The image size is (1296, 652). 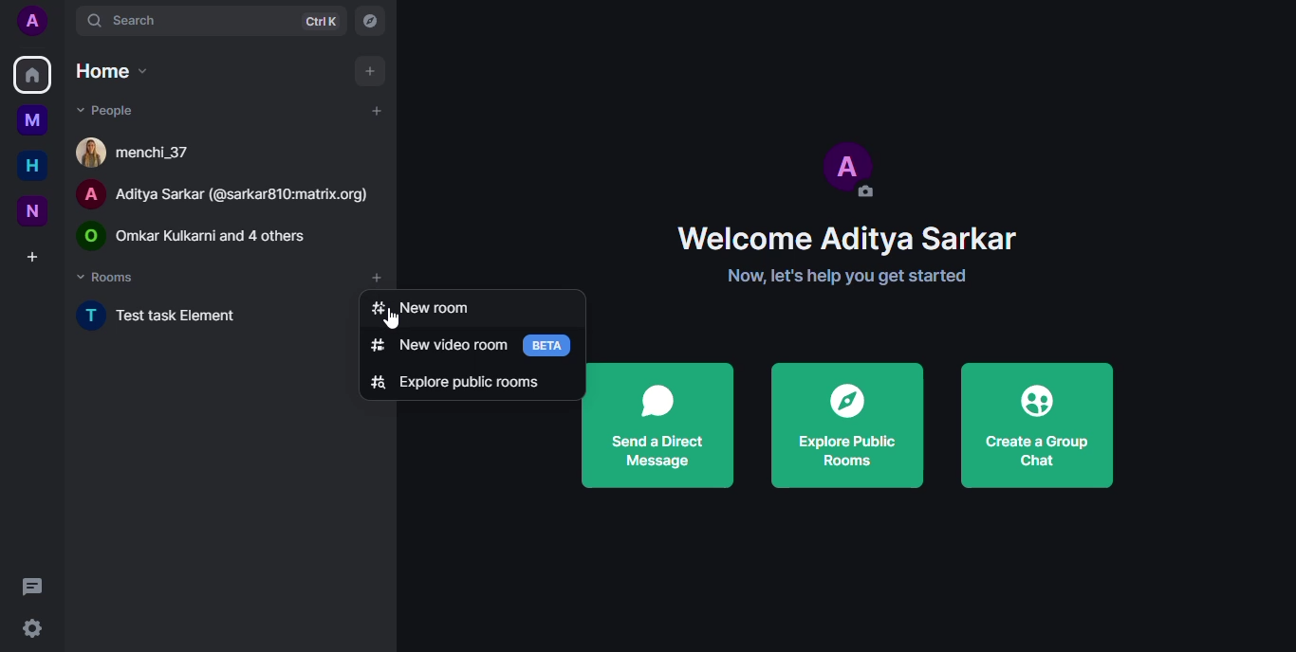 What do you see at coordinates (226, 192) in the screenshot?
I see `A Aditya Sarkar (@sarkar810:matrix.org)` at bounding box center [226, 192].